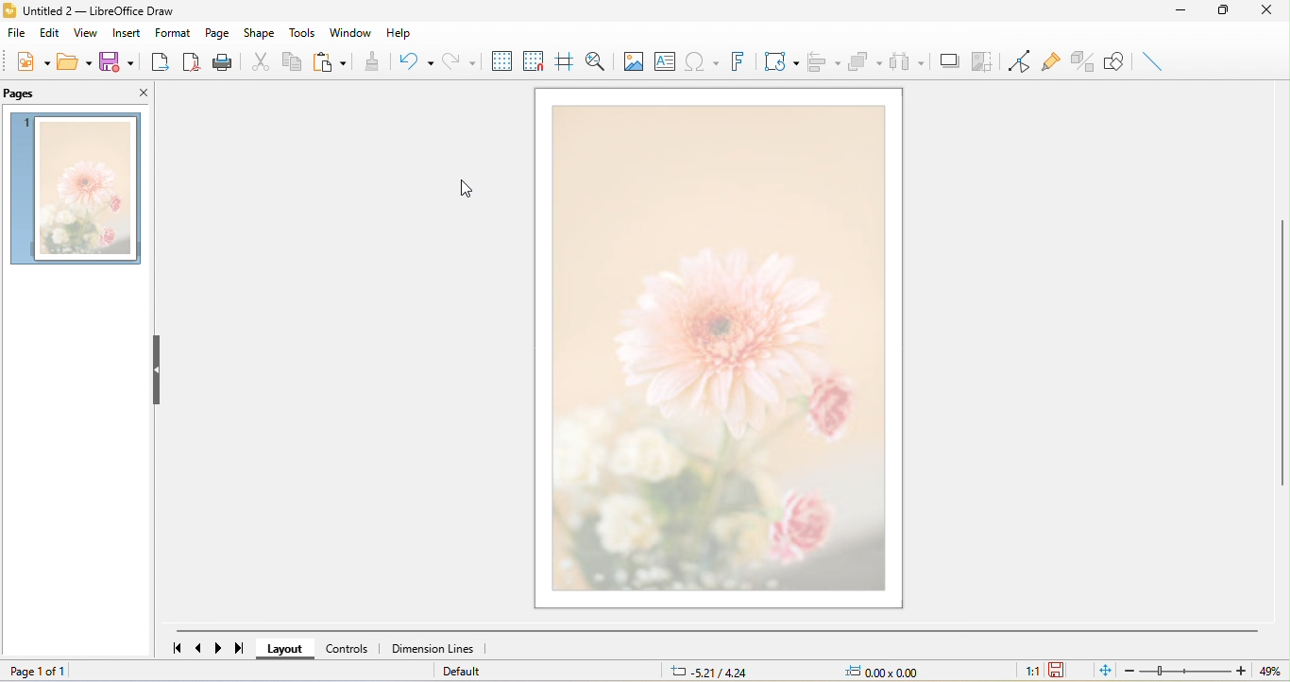  Describe the element at coordinates (1232, 12) in the screenshot. I see `maximize` at that location.